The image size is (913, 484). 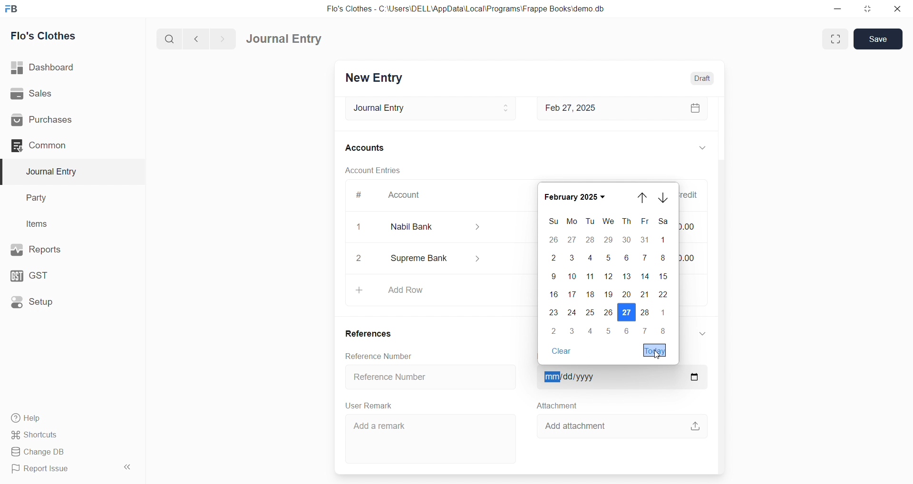 What do you see at coordinates (591, 295) in the screenshot?
I see `18` at bounding box center [591, 295].